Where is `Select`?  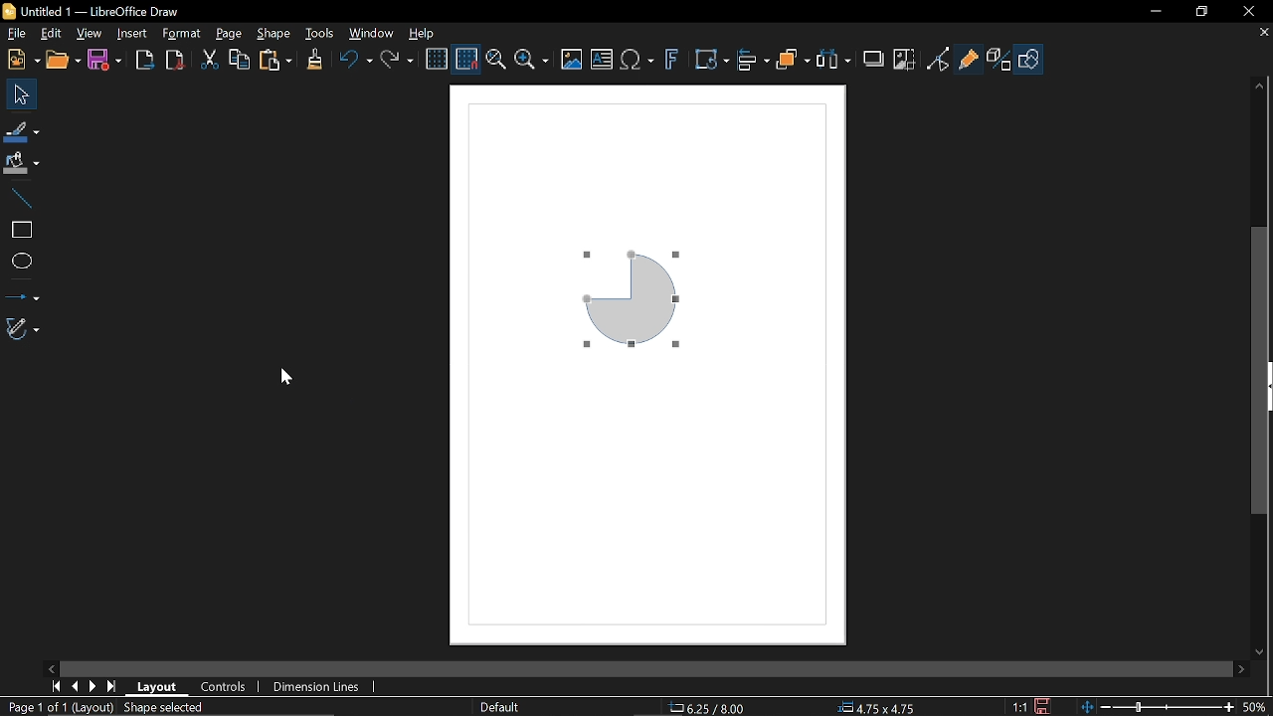 Select is located at coordinates (22, 95).